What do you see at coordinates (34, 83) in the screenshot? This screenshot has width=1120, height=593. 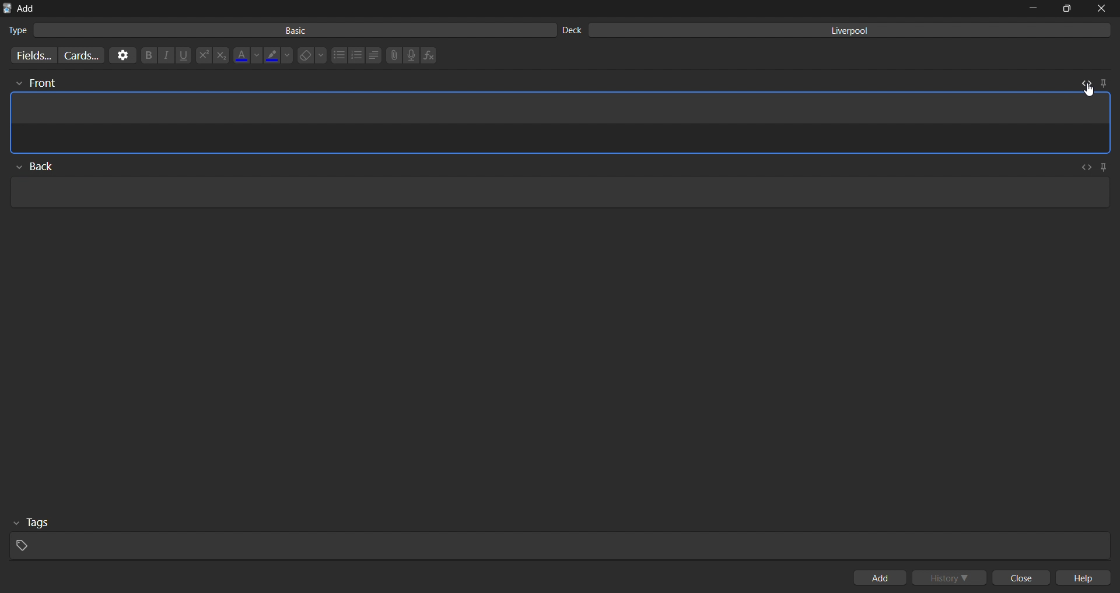 I see `front ` at bounding box center [34, 83].